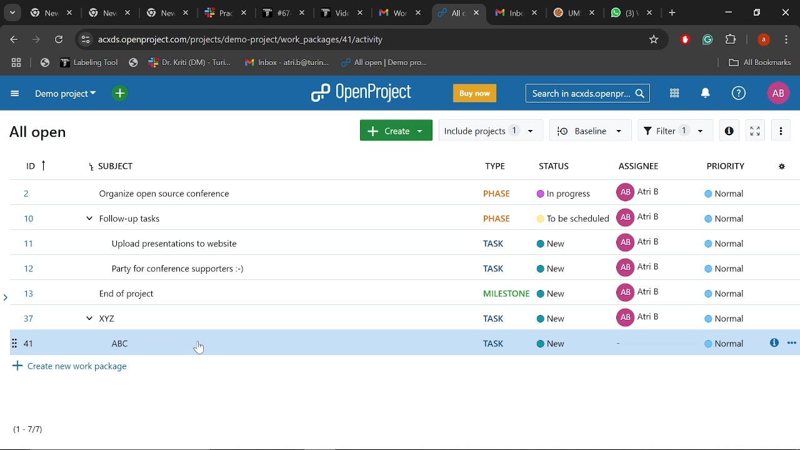  I want to click on Subject, so click(276, 166).